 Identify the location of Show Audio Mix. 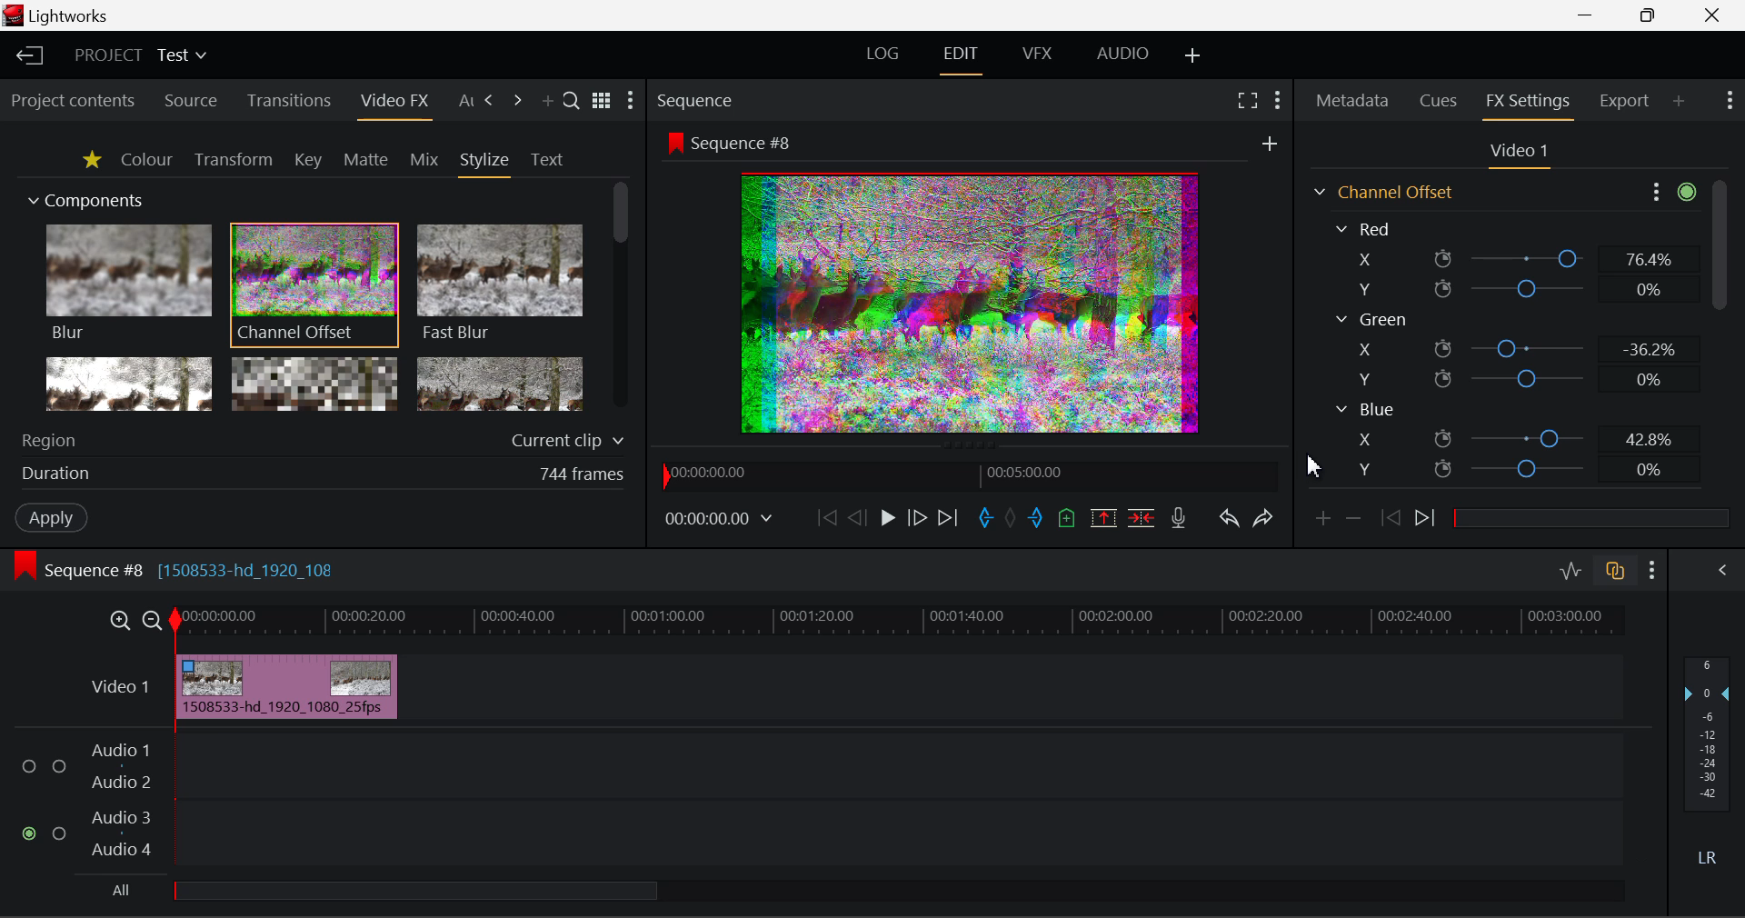
(1712, 571).